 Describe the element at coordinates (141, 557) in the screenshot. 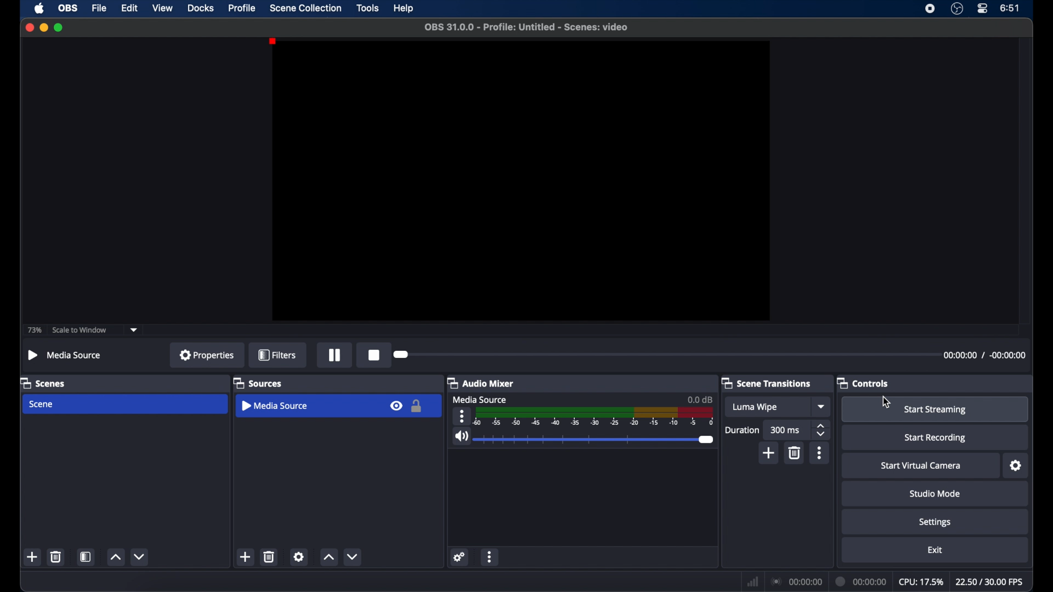

I see `decrement` at that location.